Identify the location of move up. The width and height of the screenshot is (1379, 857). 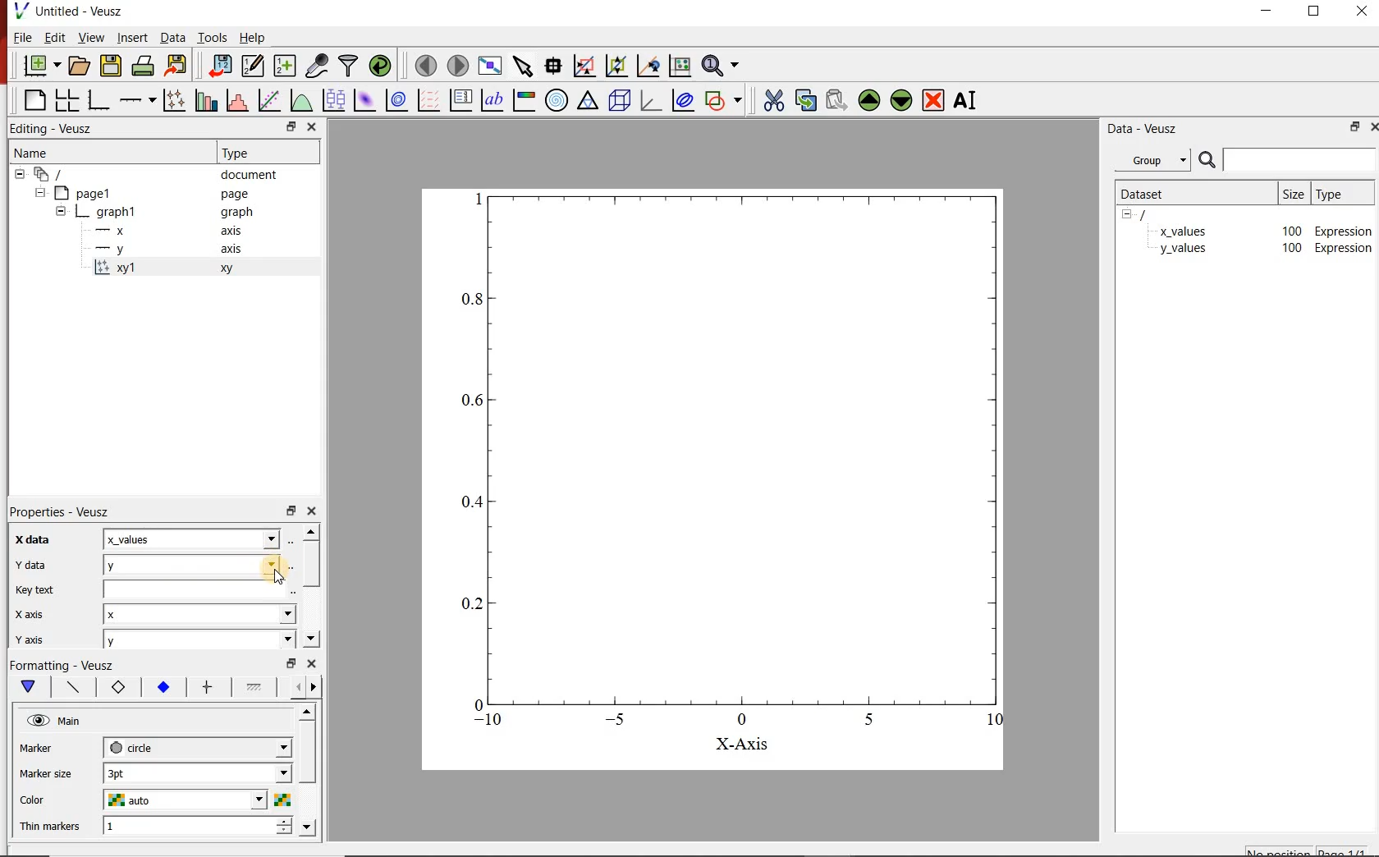
(306, 713).